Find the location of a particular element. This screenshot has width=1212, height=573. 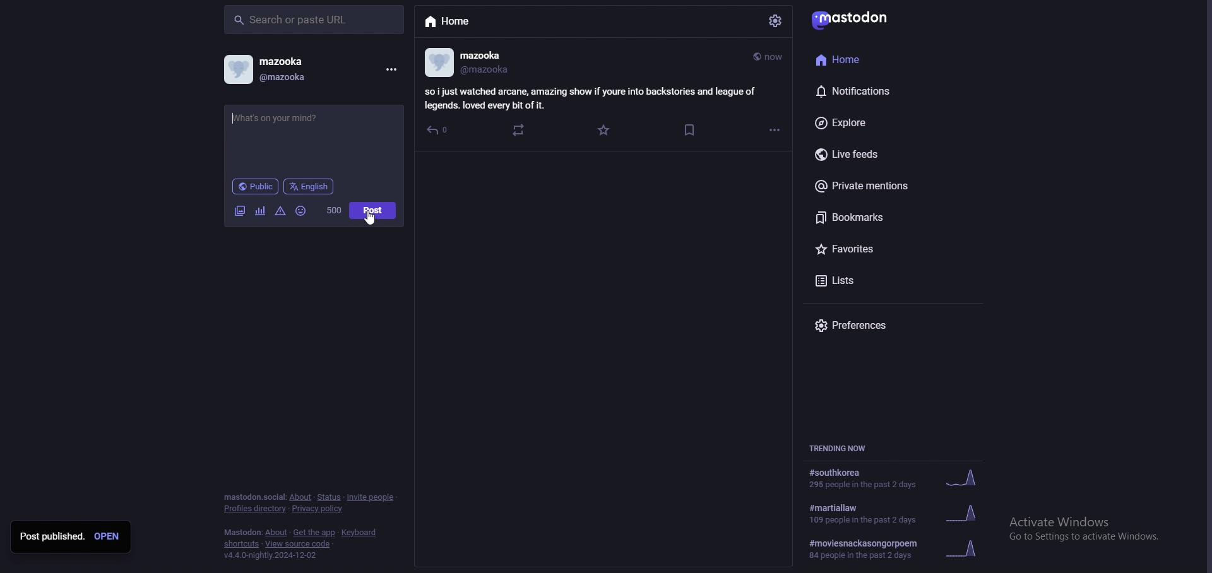

post published is located at coordinates (52, 536).